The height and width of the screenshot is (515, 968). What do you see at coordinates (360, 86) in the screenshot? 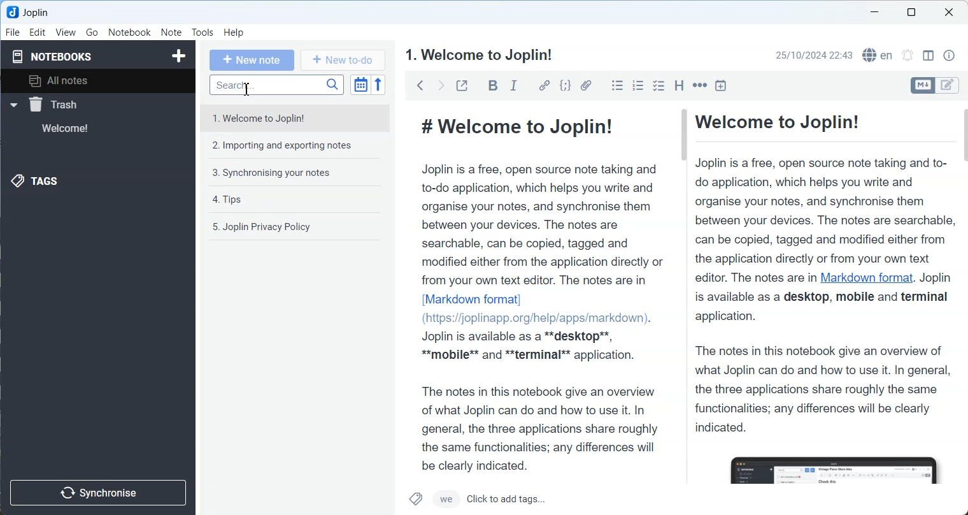
I see `Toggle sort order field` at bounding box center [360, 86].